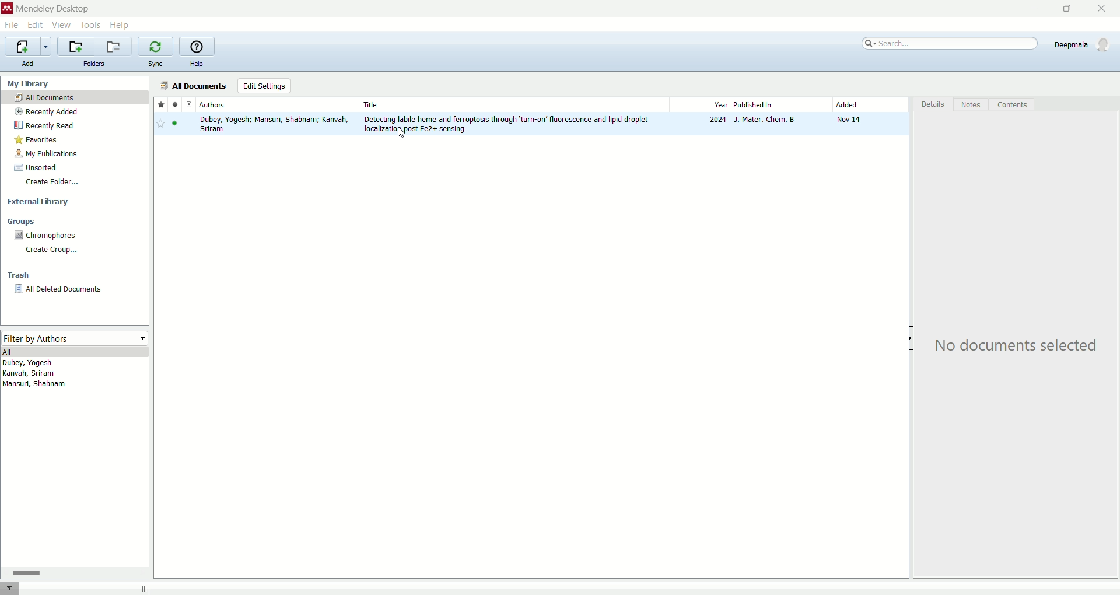 This screenshot has width=1120, height=595. Describe the element at coordinates (93, 64) in the screenshot. I see `folders` at that location.